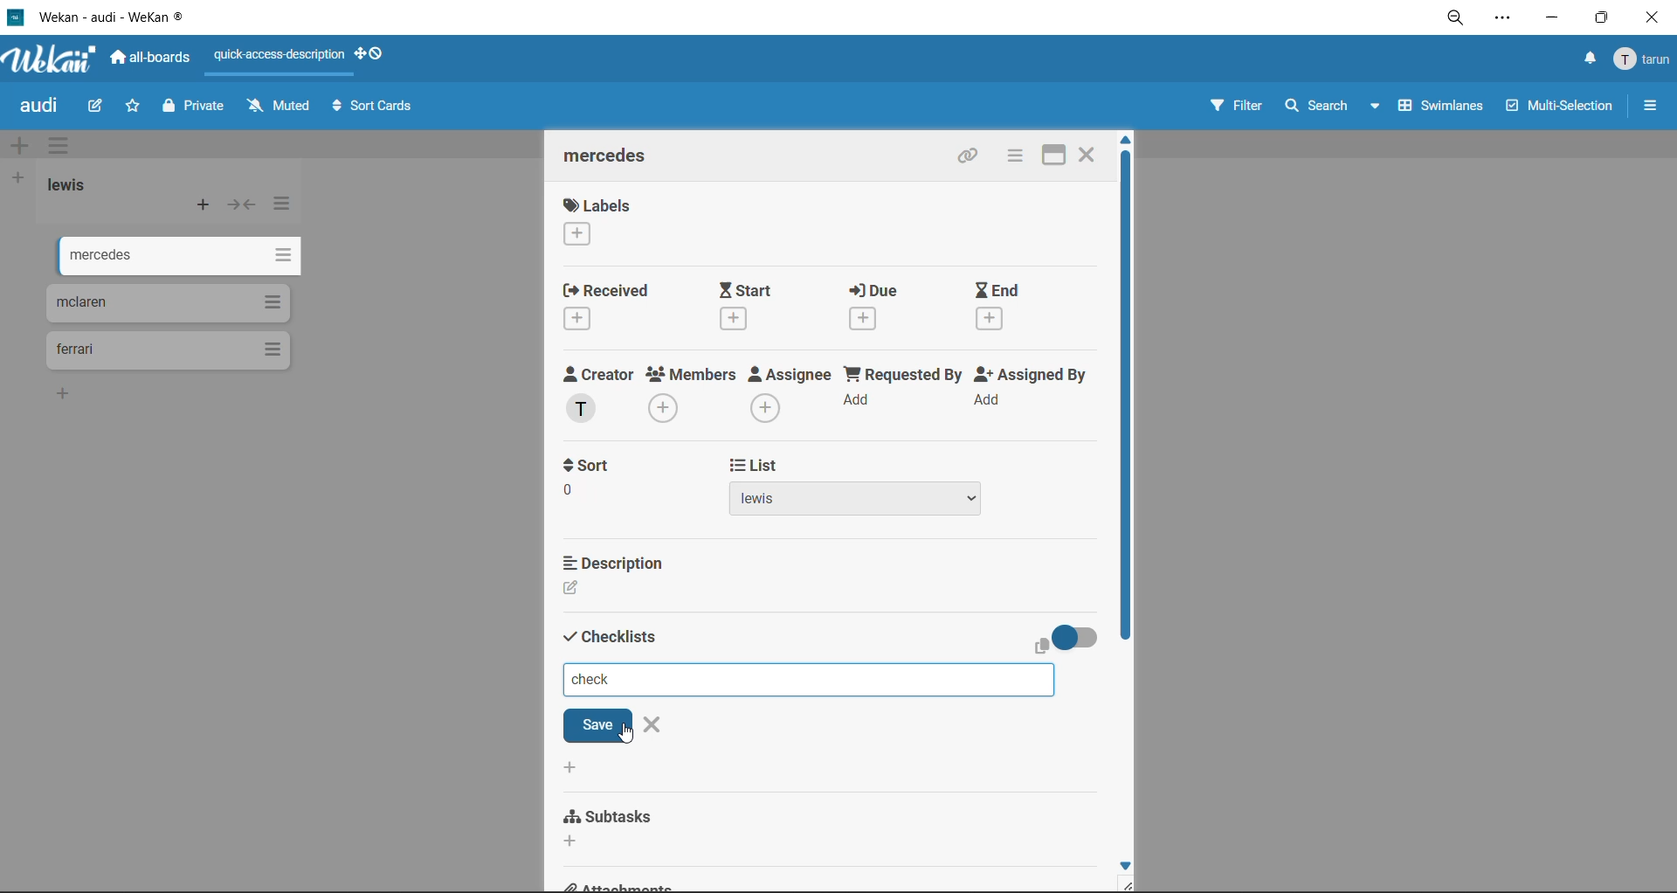 This screenshot has width=1677, height=893. I want to click on add, so click(574, 767).